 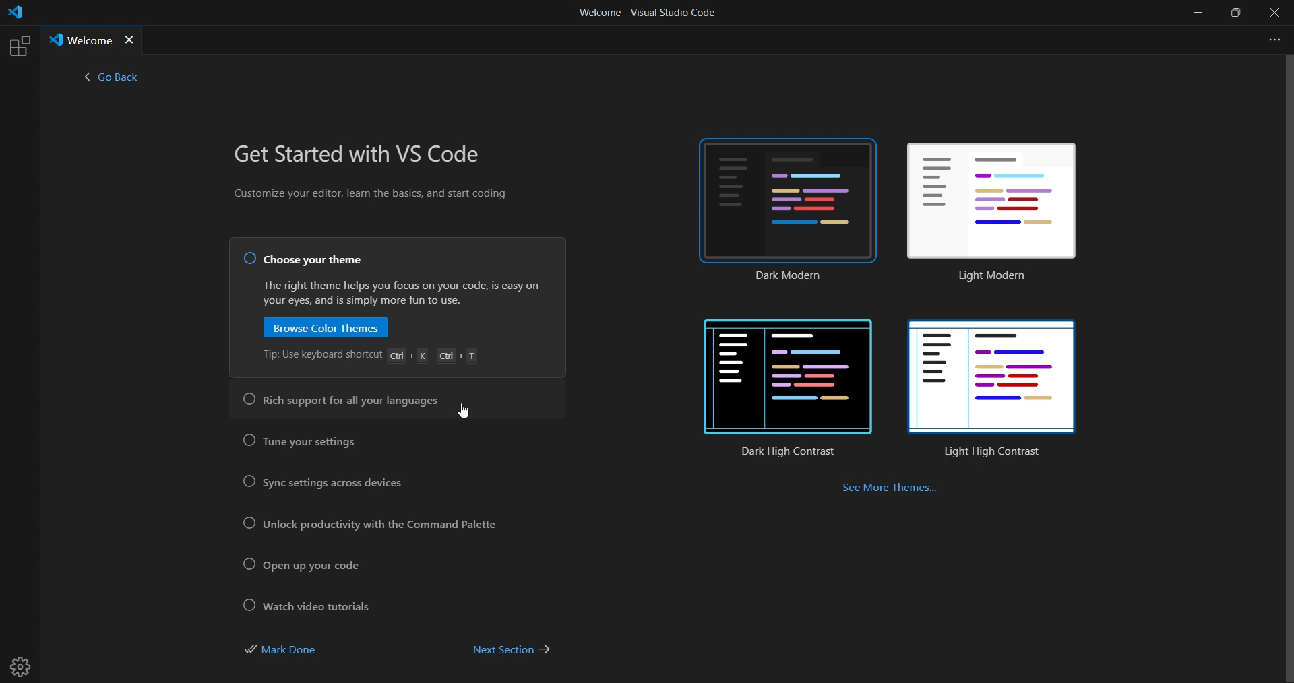 I want to click on Light modern, so click(x=996, y=276).